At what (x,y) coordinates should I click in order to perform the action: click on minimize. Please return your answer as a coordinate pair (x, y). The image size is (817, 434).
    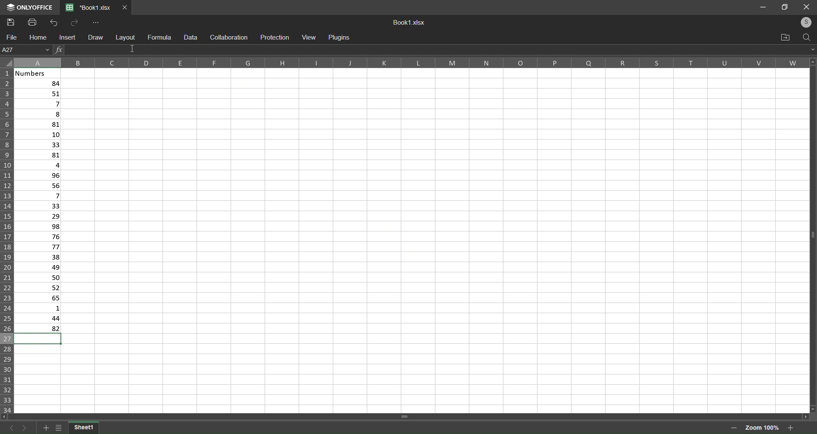
    Looking at the image, I should click on (761, 6).